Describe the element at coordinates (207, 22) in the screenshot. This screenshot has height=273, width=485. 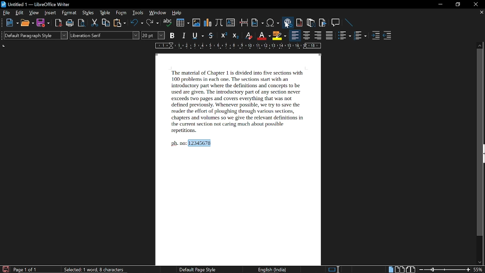
I see `insert chart` at that location.